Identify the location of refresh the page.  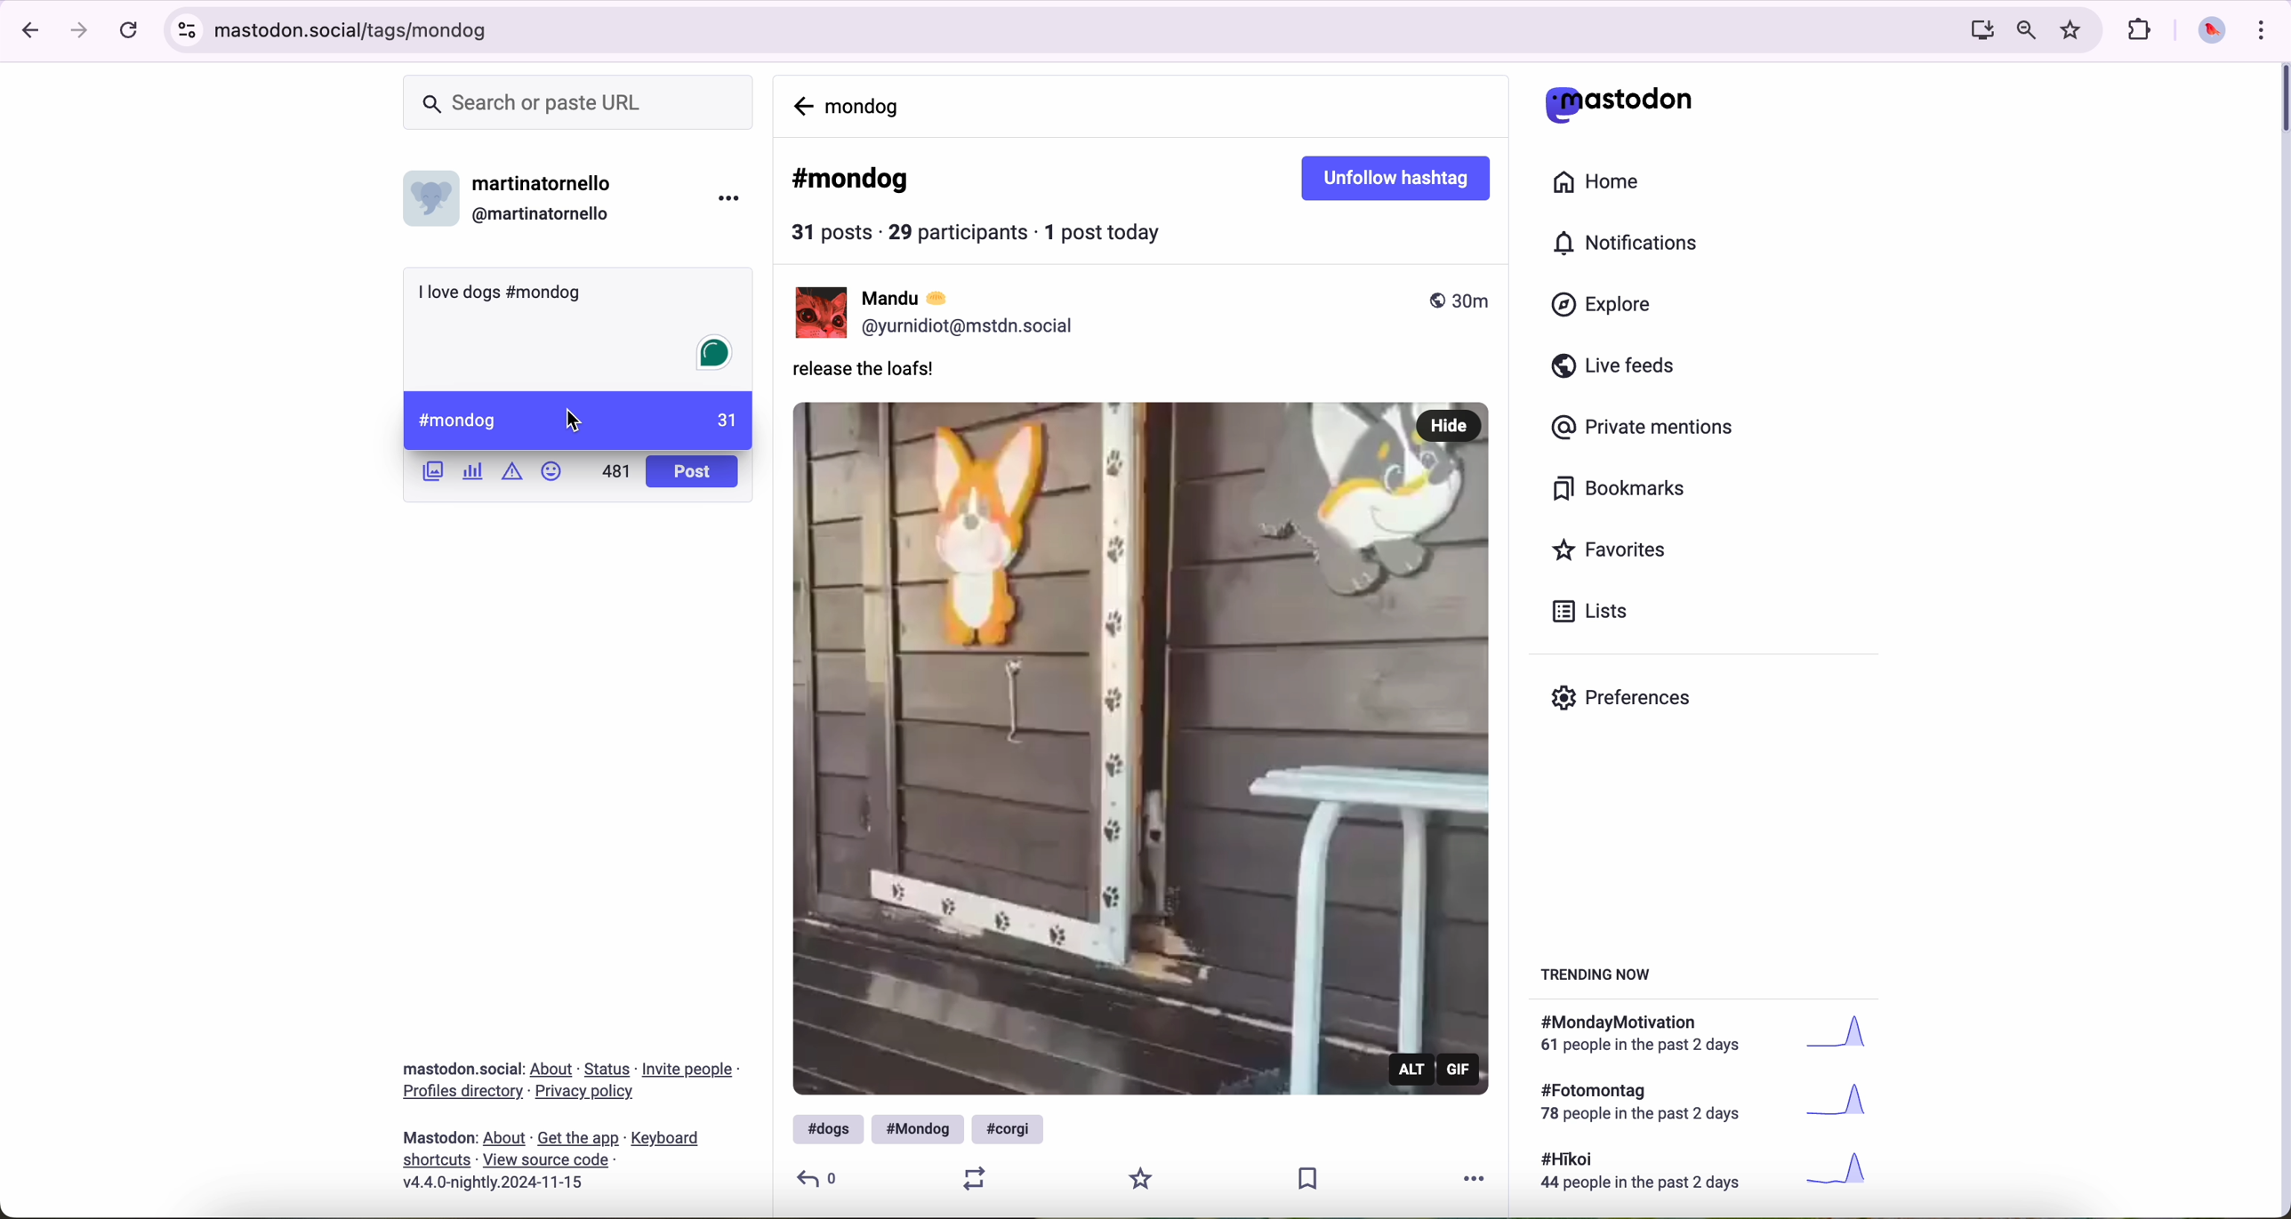
(129, 32).